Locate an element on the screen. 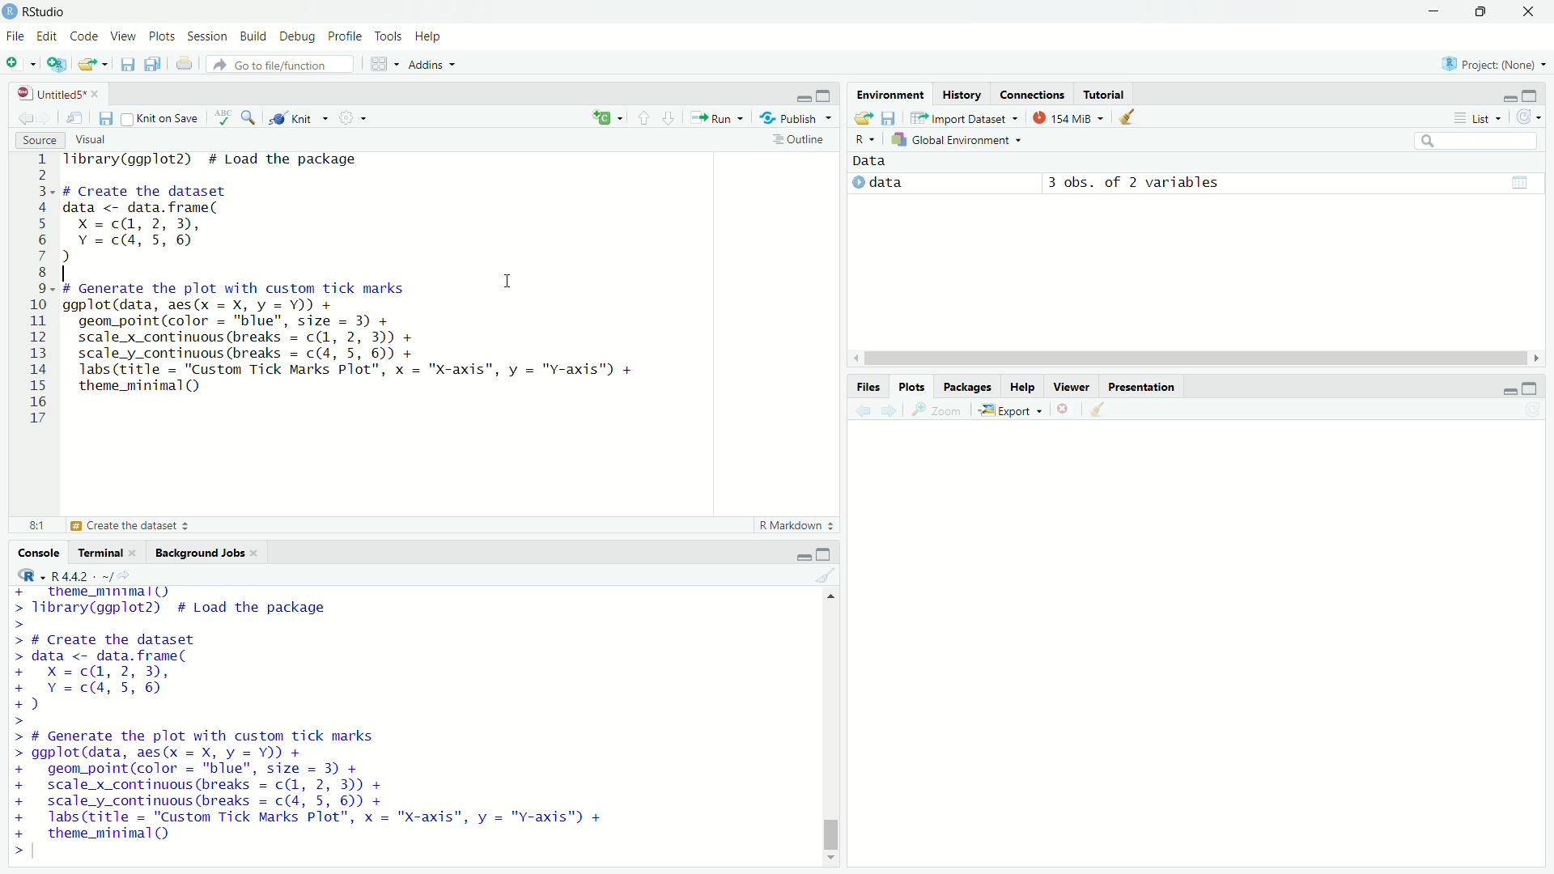  knit is located at coordinates (299, 118).